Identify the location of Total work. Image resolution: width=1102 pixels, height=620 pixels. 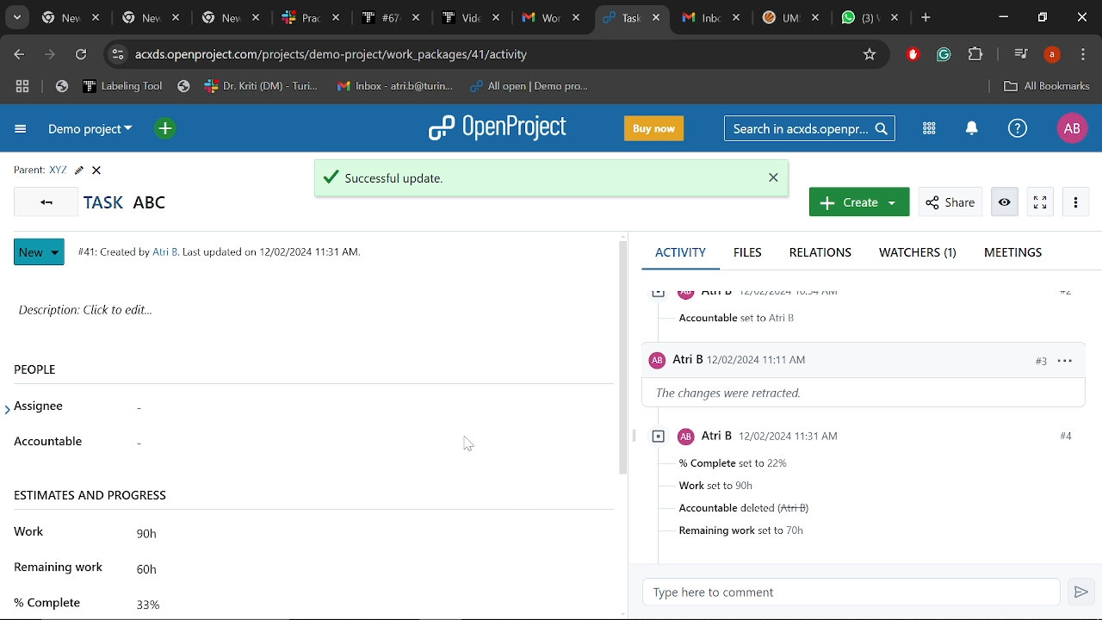
(147, 533).